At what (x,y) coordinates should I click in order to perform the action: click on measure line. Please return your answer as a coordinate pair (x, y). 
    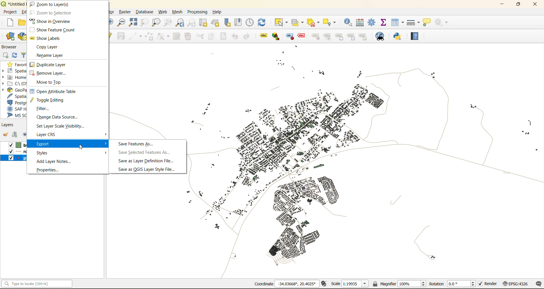
    Looking at the image, I should click on (413, 22).